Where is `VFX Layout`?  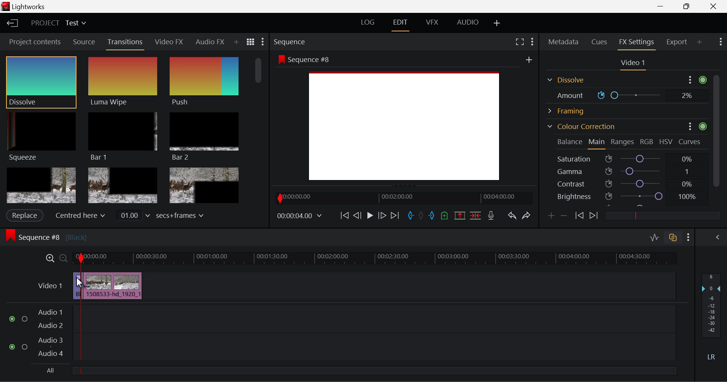 VFX Layout is located at coordinates (434, 23).